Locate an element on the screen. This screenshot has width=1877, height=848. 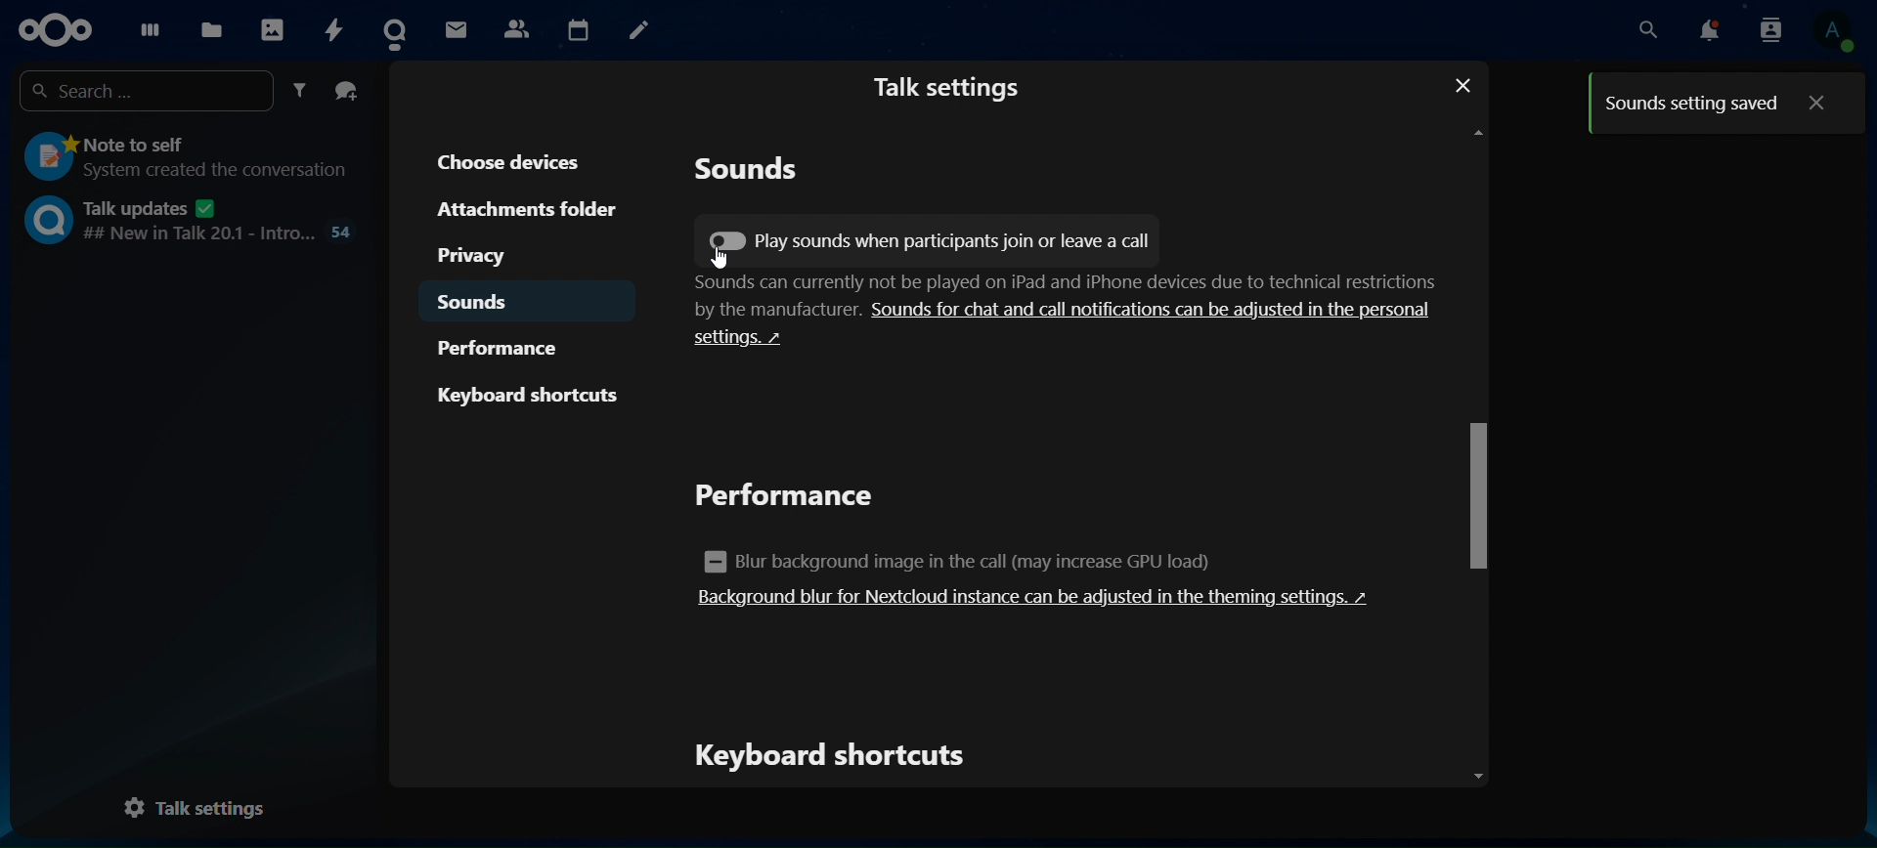
performance is located at coordinates (511, 347).